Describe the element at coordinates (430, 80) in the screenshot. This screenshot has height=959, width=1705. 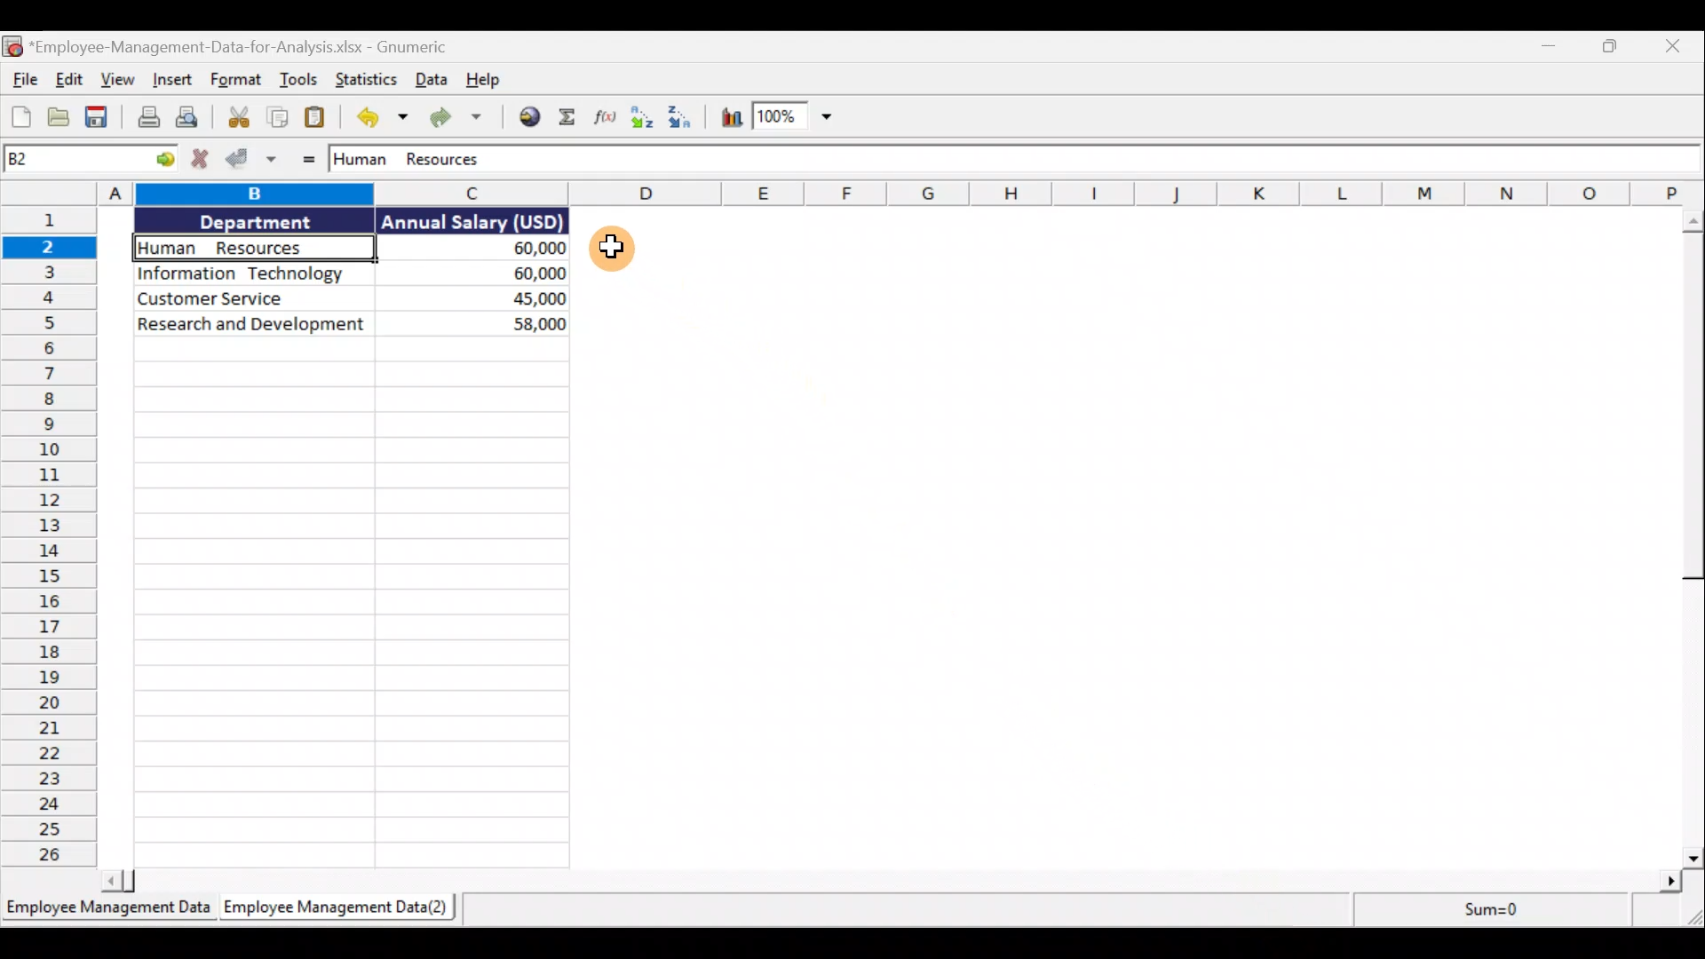
I see `Data` at that location.